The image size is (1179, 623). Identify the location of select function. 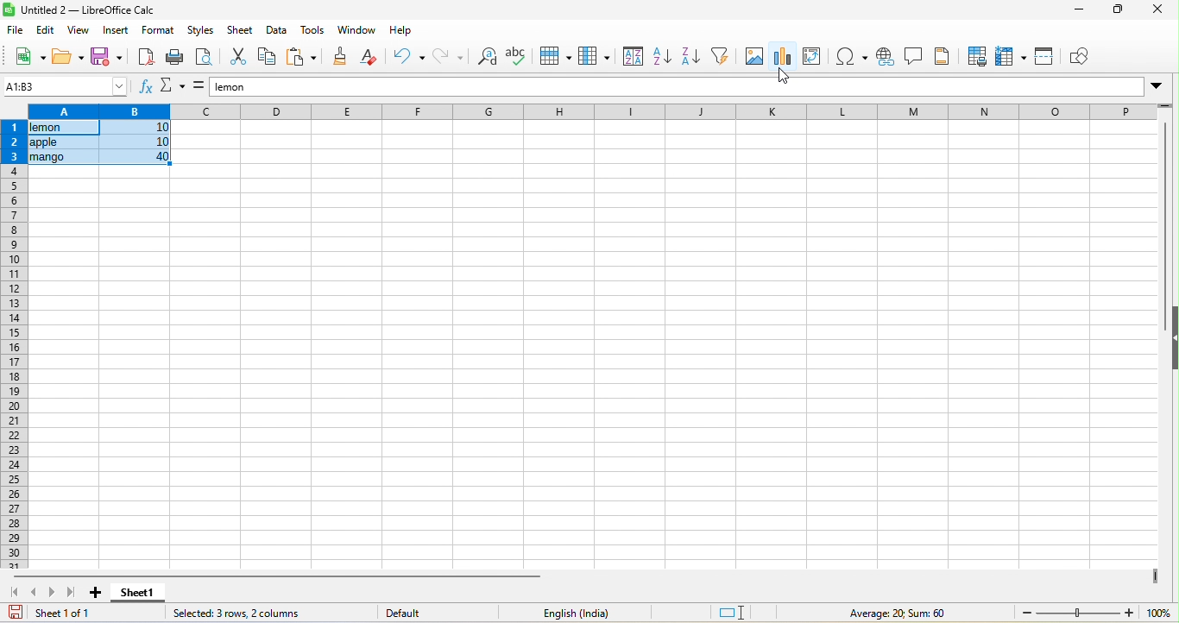
(172, 88).